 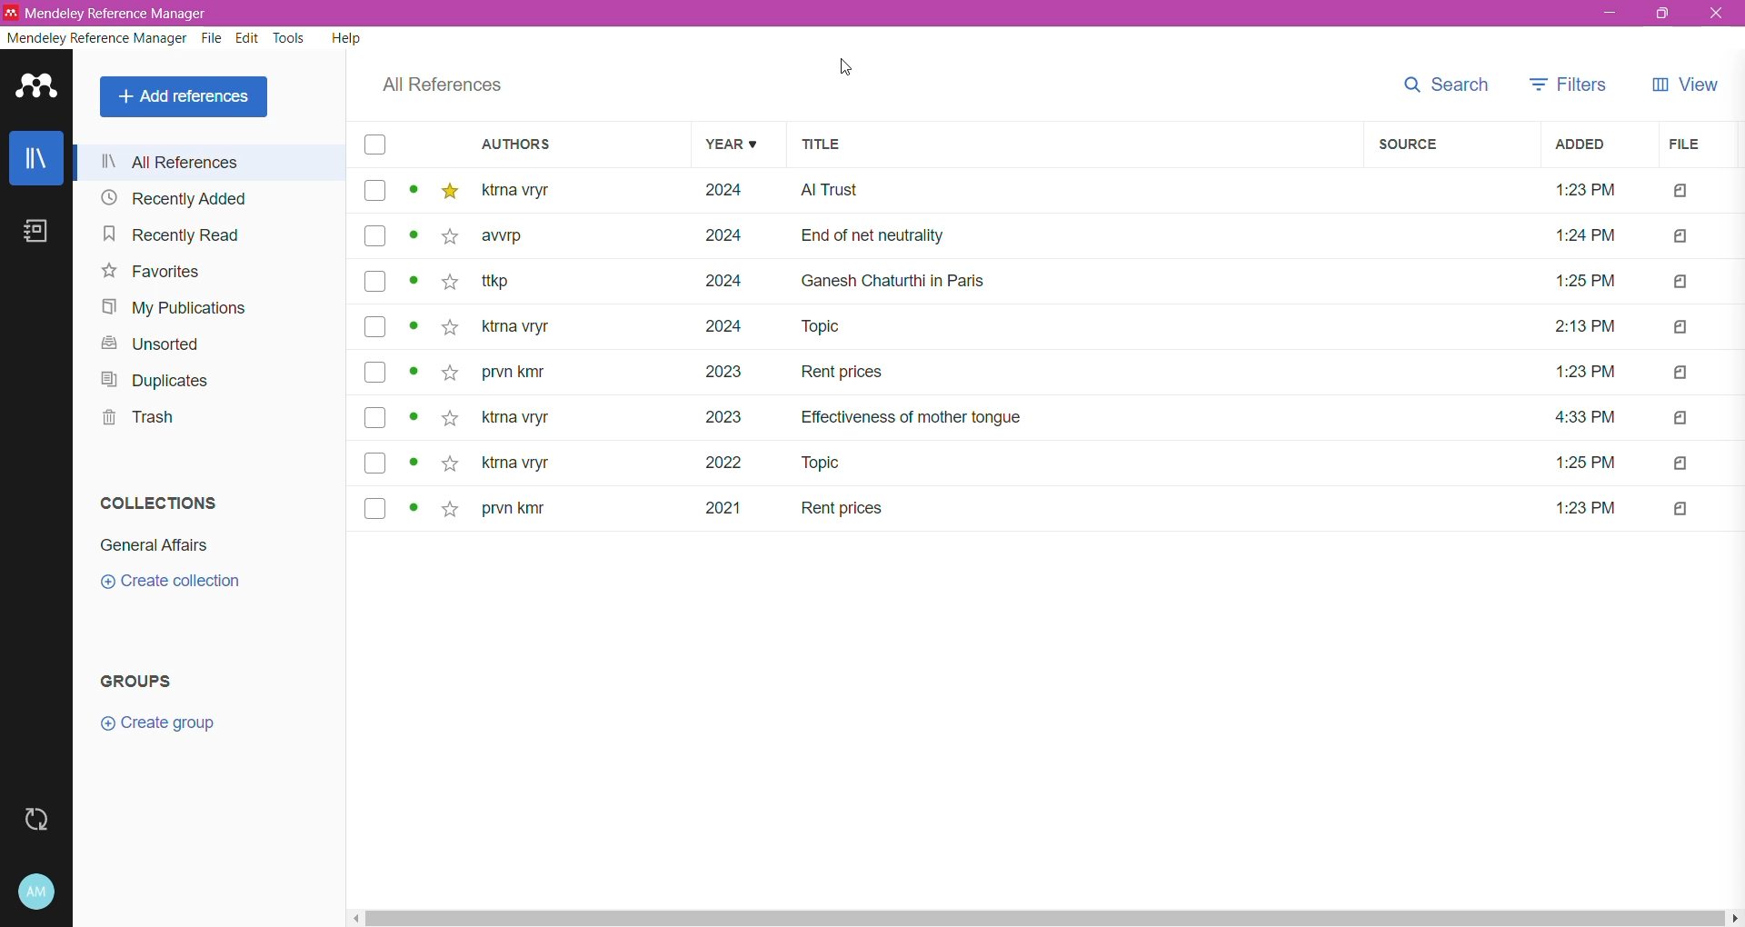 What do you see at coordinates (154, 345) in the screenshot?
I see `Unsorted` at bounding box center [154, 345].